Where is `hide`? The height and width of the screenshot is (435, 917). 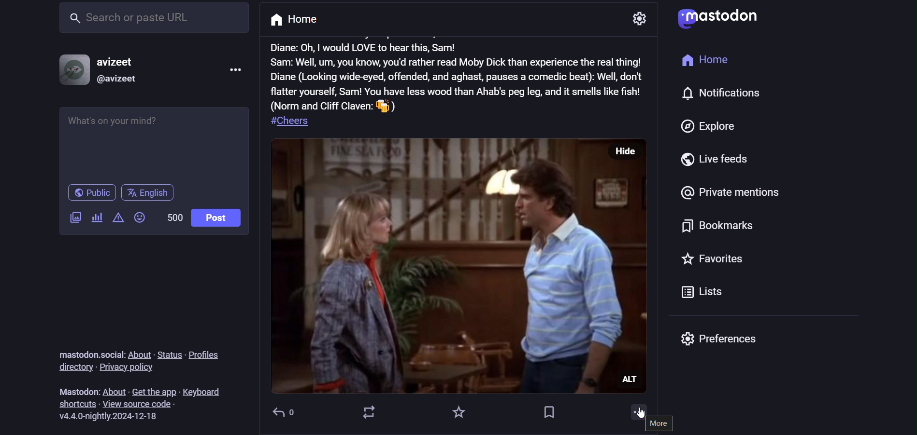
hide is located at coordinates (628, 151).